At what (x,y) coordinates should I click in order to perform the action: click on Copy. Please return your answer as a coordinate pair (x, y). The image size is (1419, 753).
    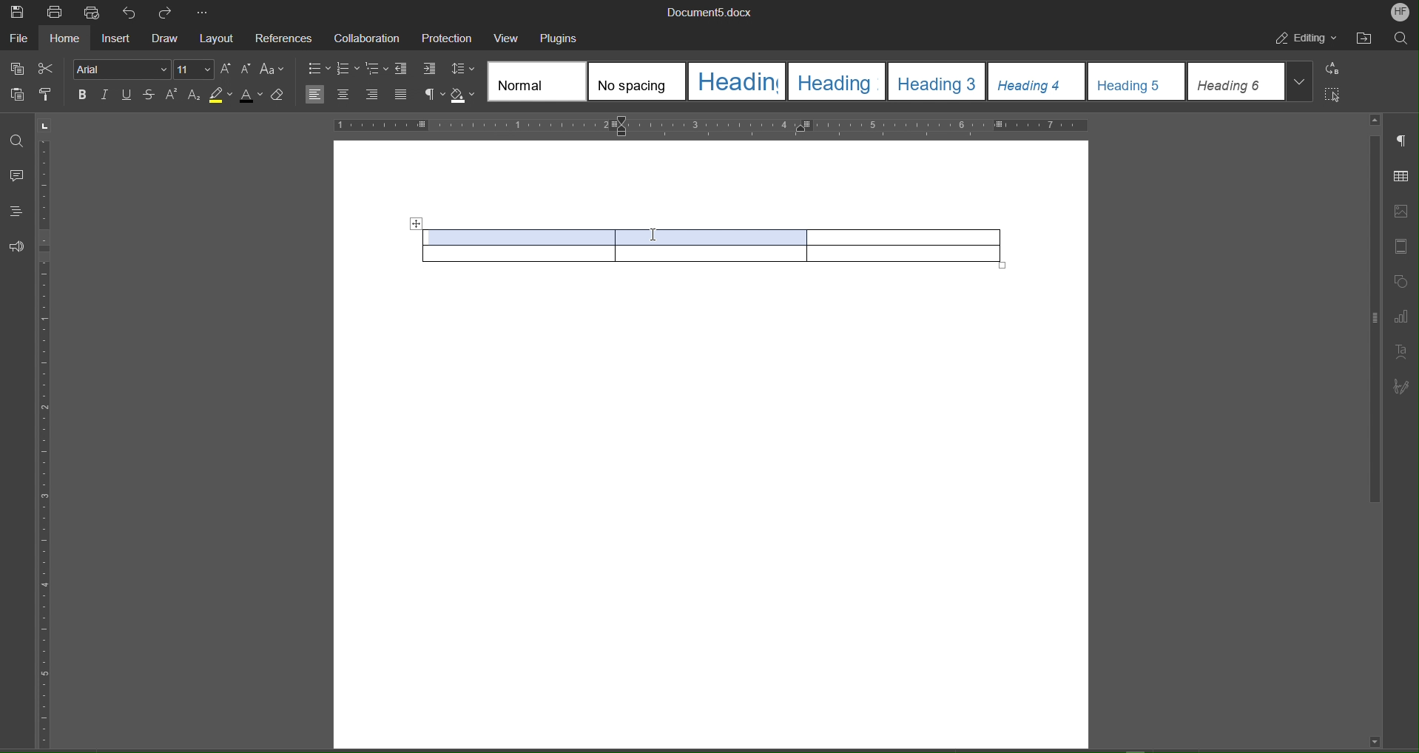
    Looking at the image, I should click on (15, 67).